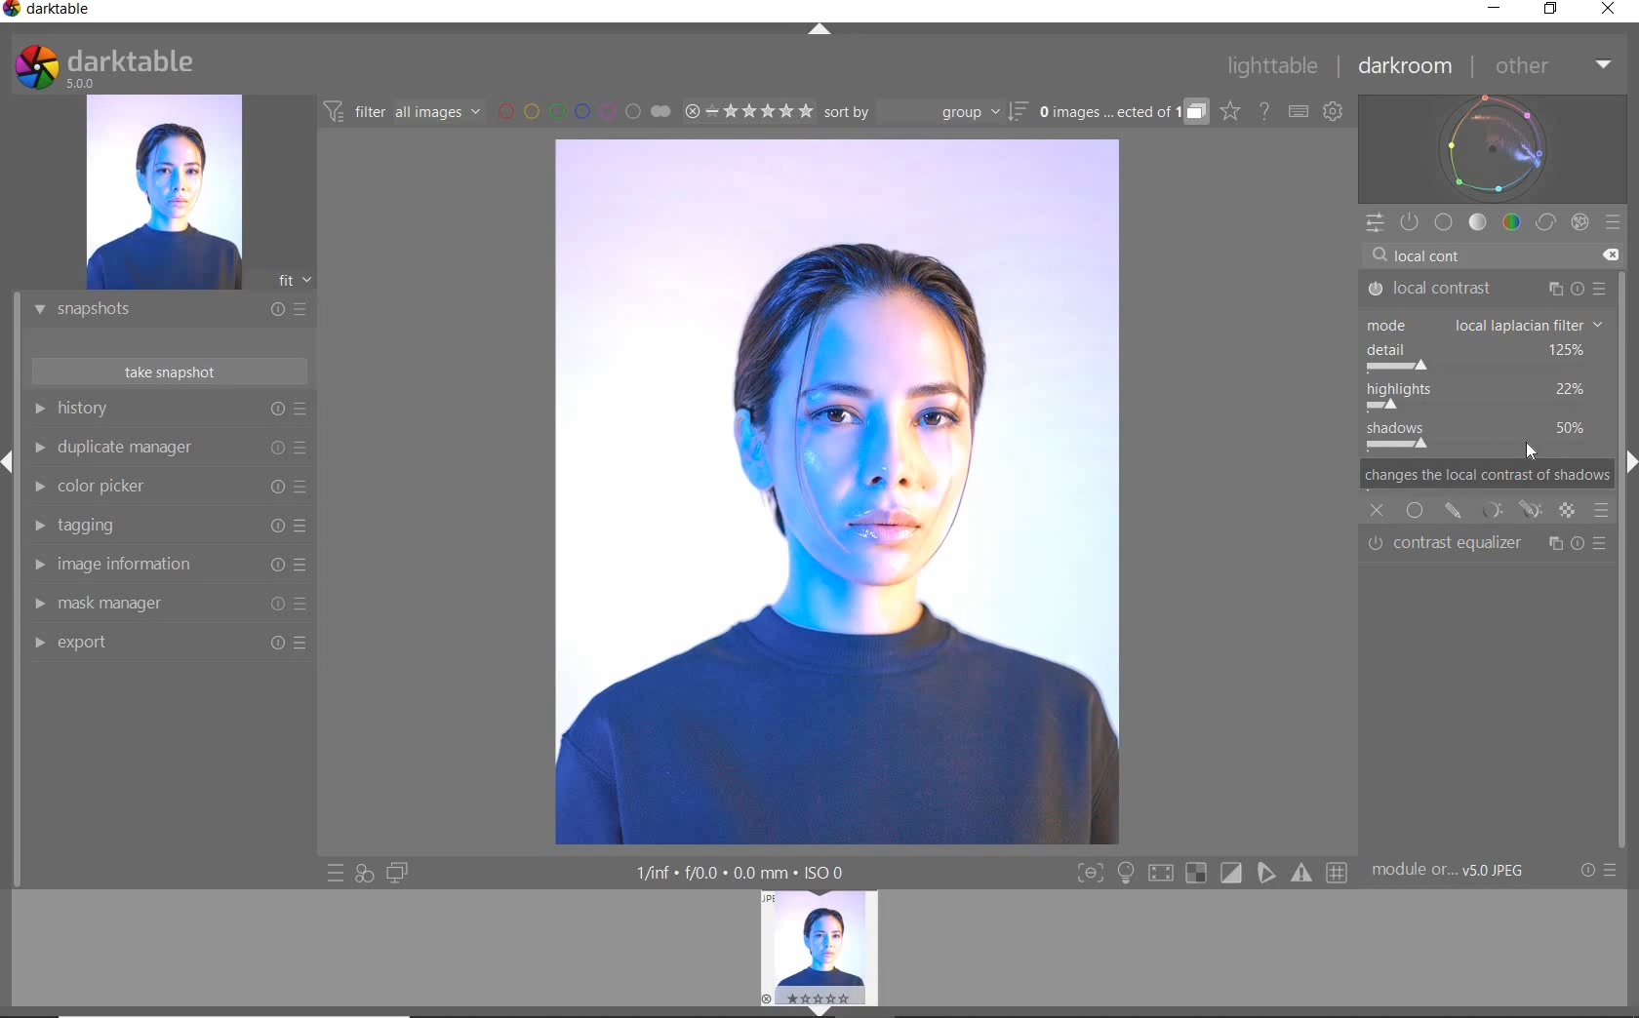 Image resolution: width=1639 pixels, height=1018 pixels. Describe the element at coordinates (1454, 510) in the screenshot. I see `MASK OPTION` at that location.